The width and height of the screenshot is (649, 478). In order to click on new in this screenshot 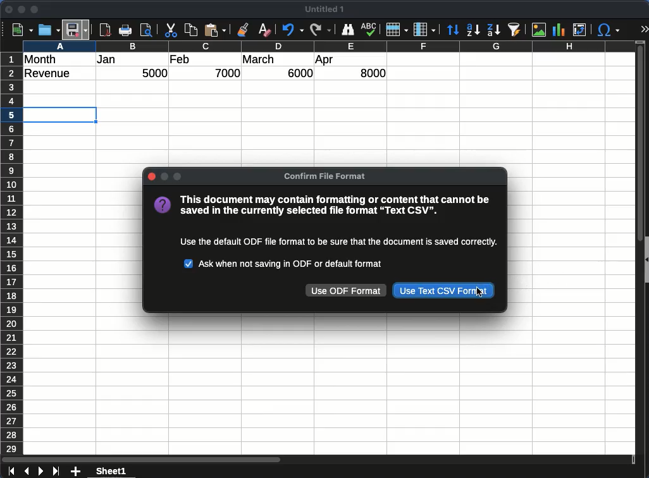, I will do `click(21, 30)`.